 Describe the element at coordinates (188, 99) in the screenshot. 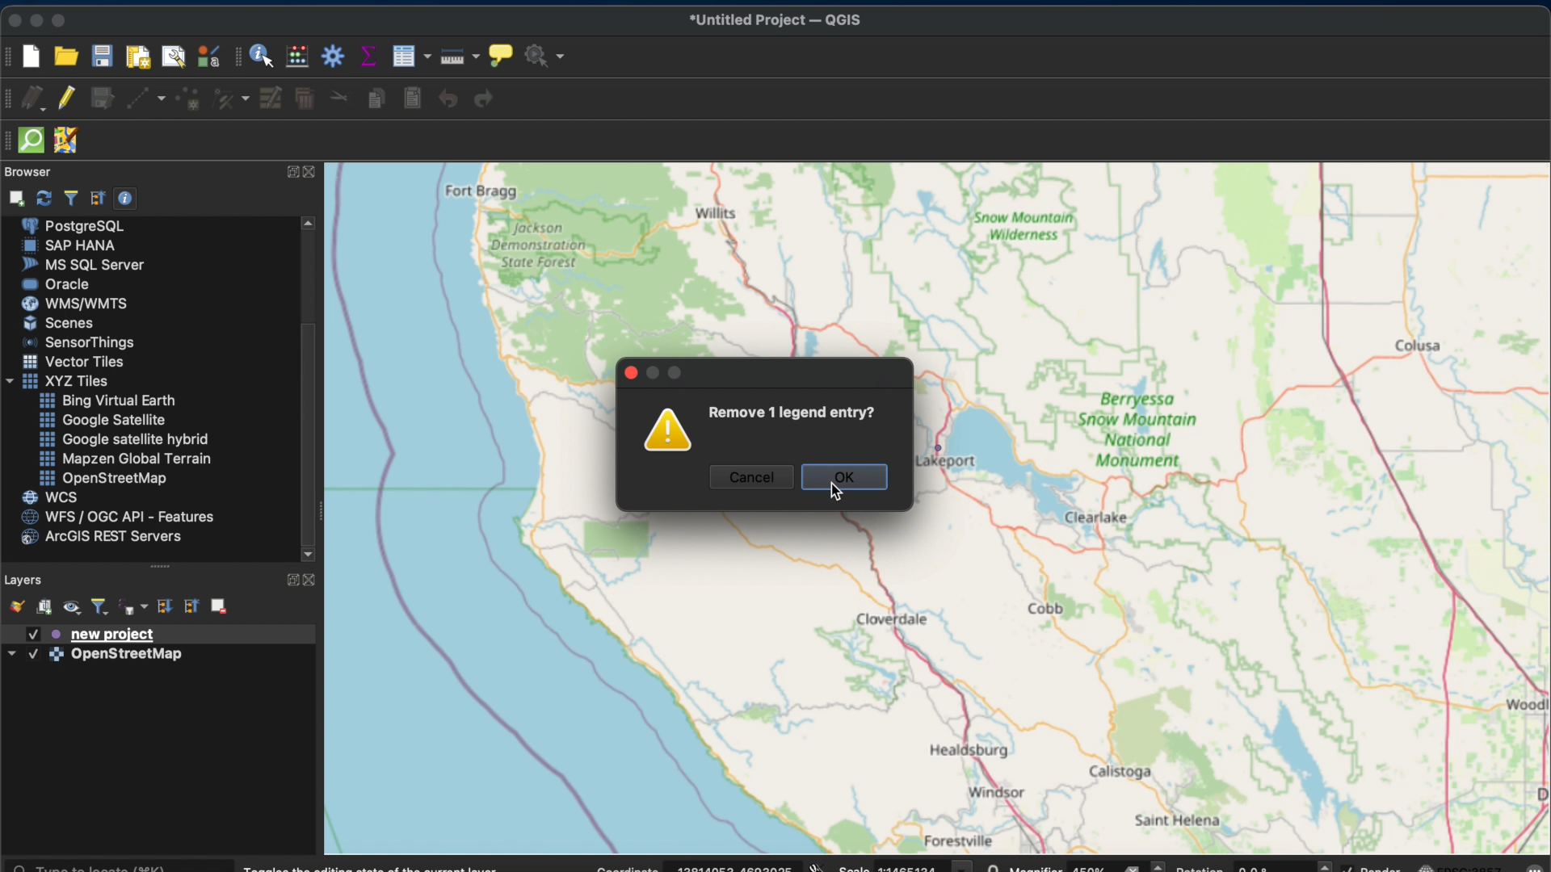

I see `add point feature` at that location.